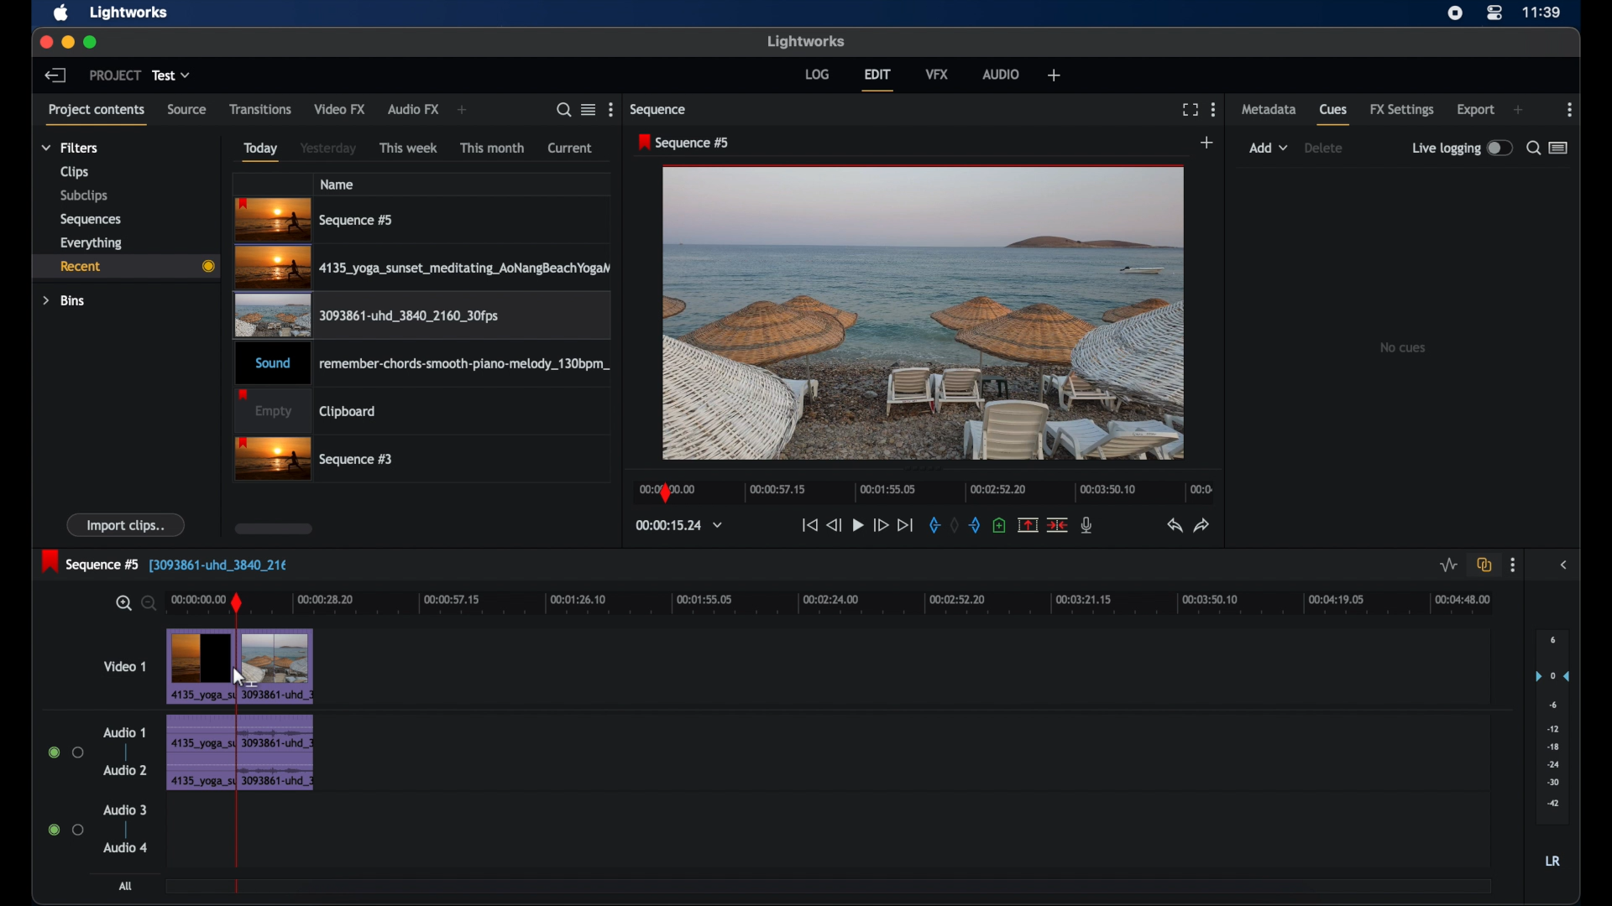 The width and height of the screenshot is (1612, 906). What do you see at coordinates (684, 143) in the screenshot?
I see `sequence 5` at bounding box center [684, 143].